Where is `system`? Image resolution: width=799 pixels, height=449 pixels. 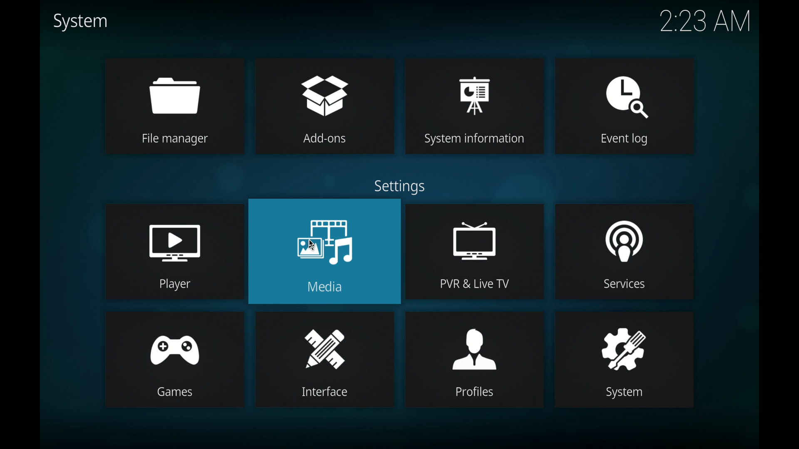 system is located at coordinates (623, 340).